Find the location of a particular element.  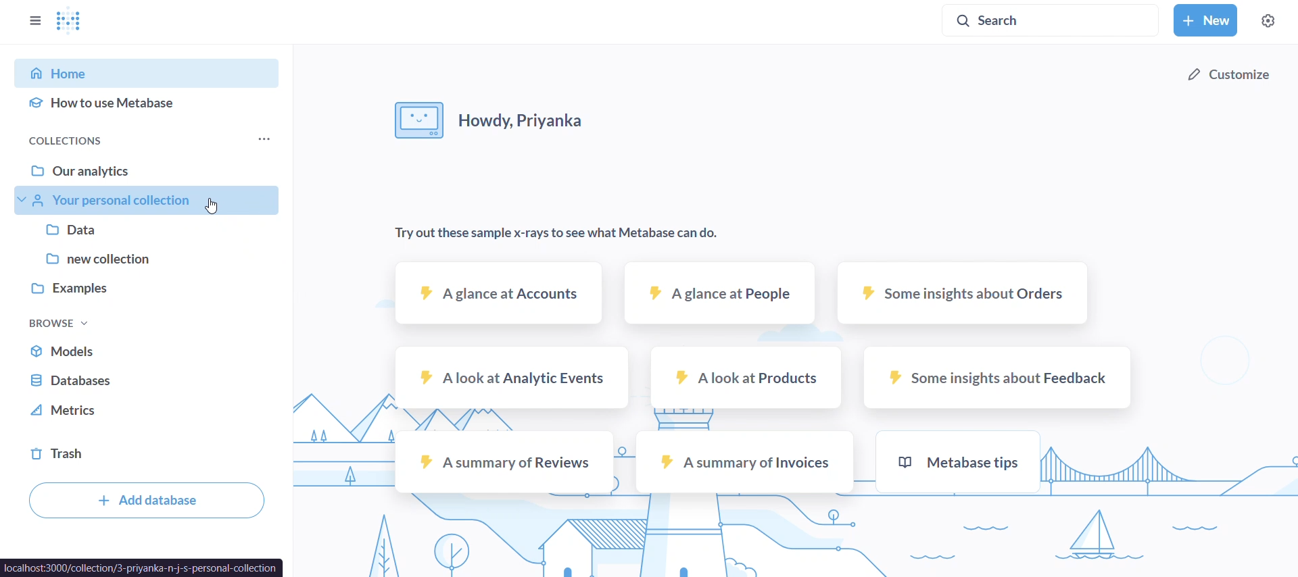

a summary of invoices is located at coordinates (744, 461).